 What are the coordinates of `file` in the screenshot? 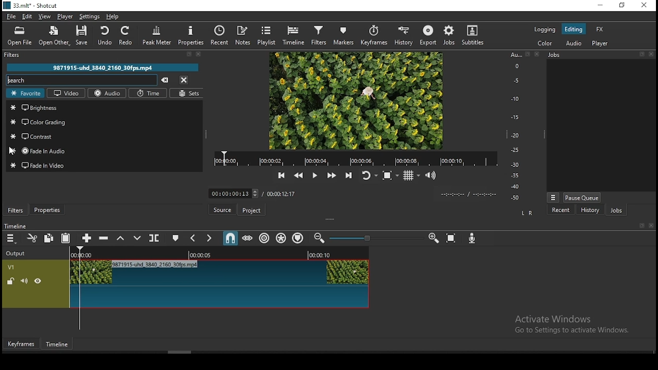 It's located at (10, 16).